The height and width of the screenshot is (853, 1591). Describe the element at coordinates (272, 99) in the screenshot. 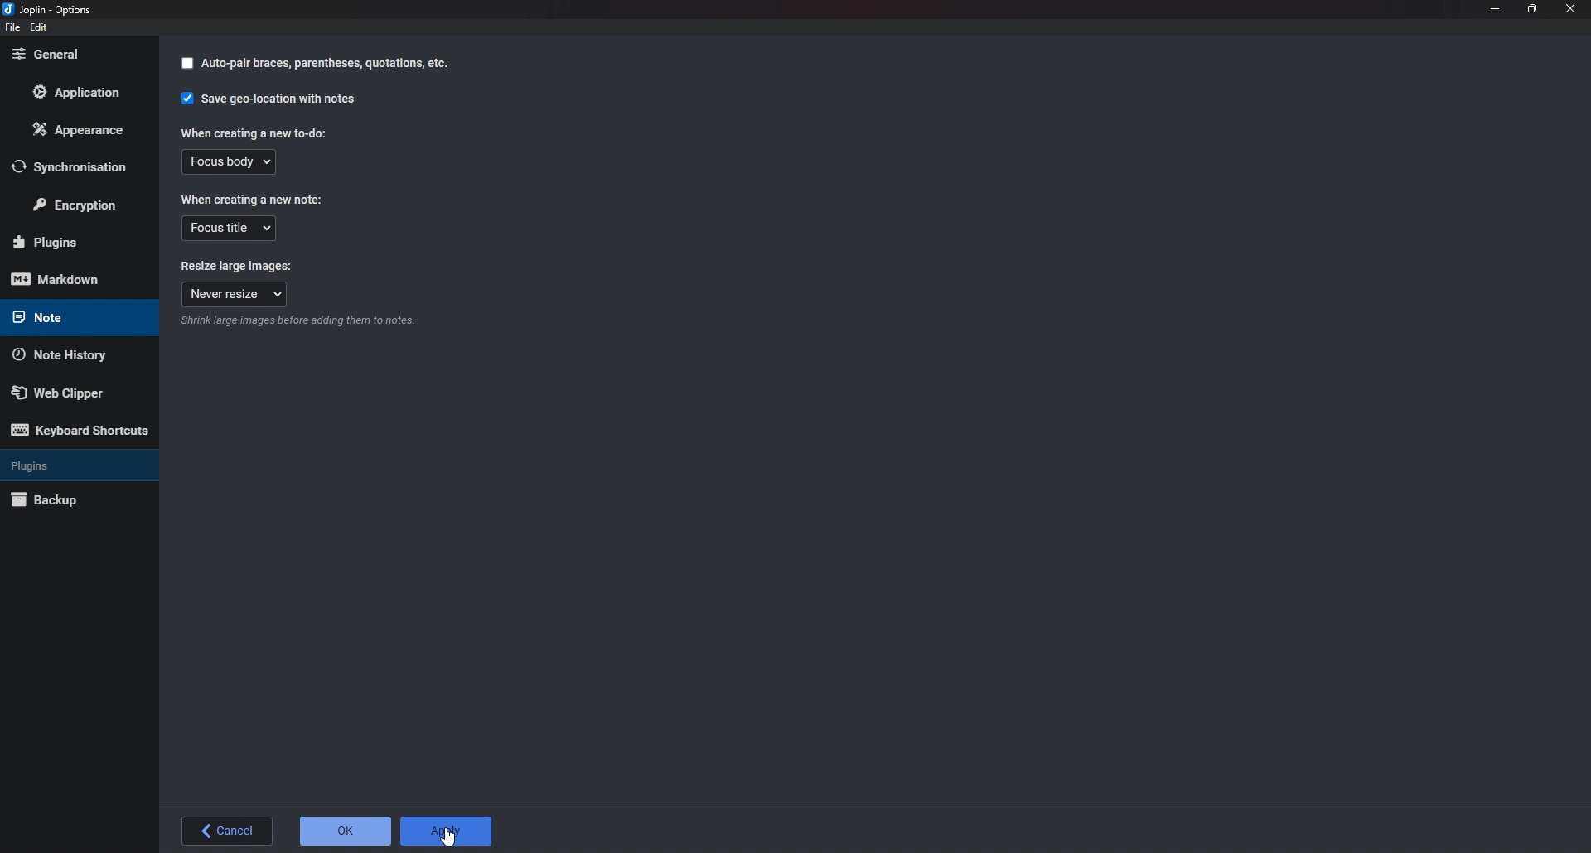

I see `Save geo location with notes` at that location.